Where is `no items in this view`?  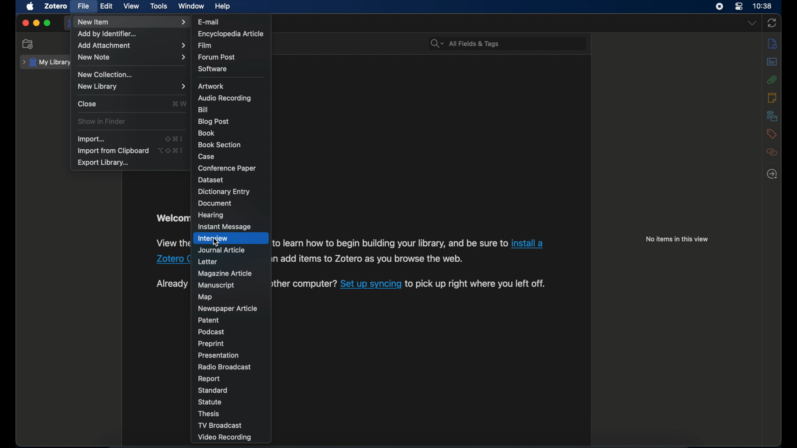
no items in this view is located at coordinates (677, 239).